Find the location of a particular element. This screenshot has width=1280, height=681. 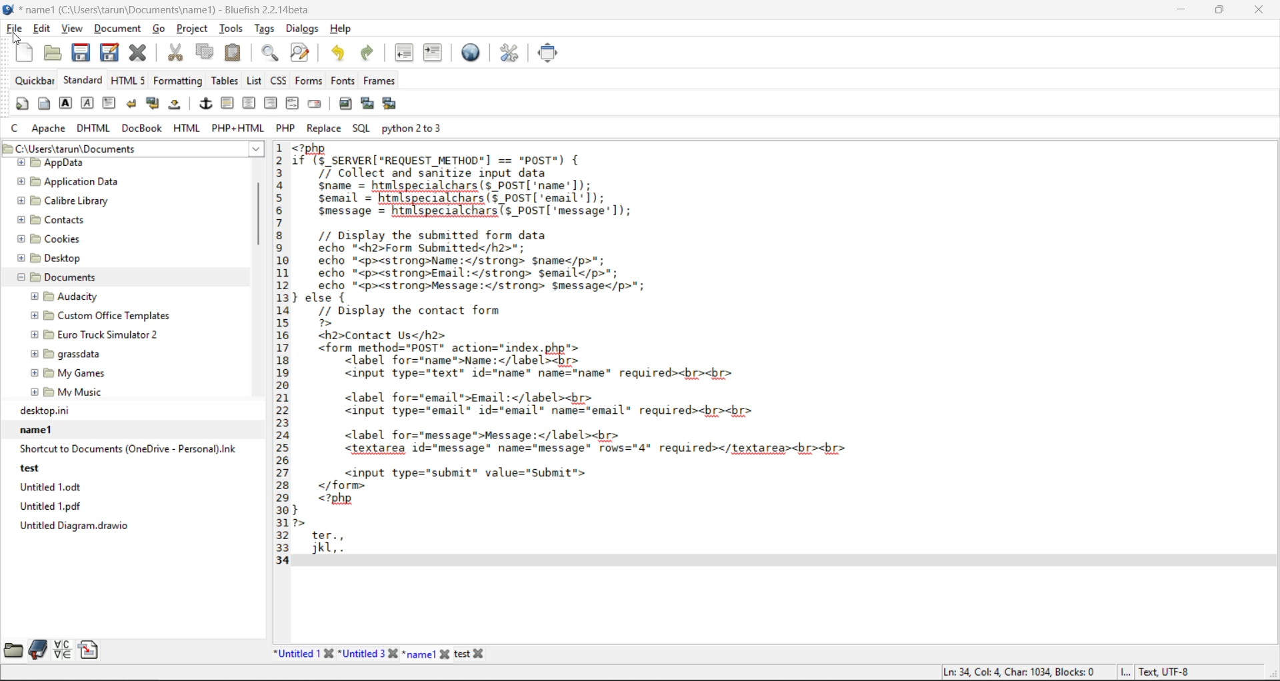

code editor is located at coordinates (647, 357).